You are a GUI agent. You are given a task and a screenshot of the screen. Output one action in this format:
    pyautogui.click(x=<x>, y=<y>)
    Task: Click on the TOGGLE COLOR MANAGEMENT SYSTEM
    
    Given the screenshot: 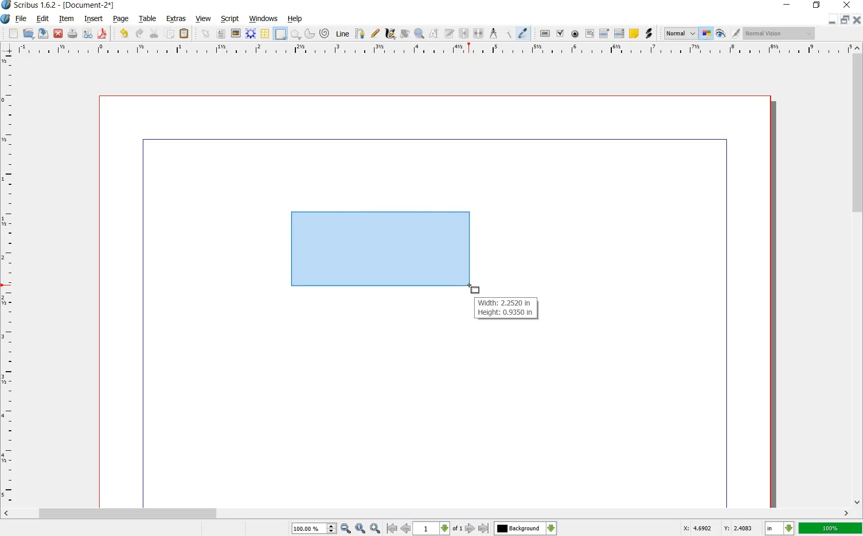 What is the action you would take?
    pyautogui.click(x=707, y=34)
    